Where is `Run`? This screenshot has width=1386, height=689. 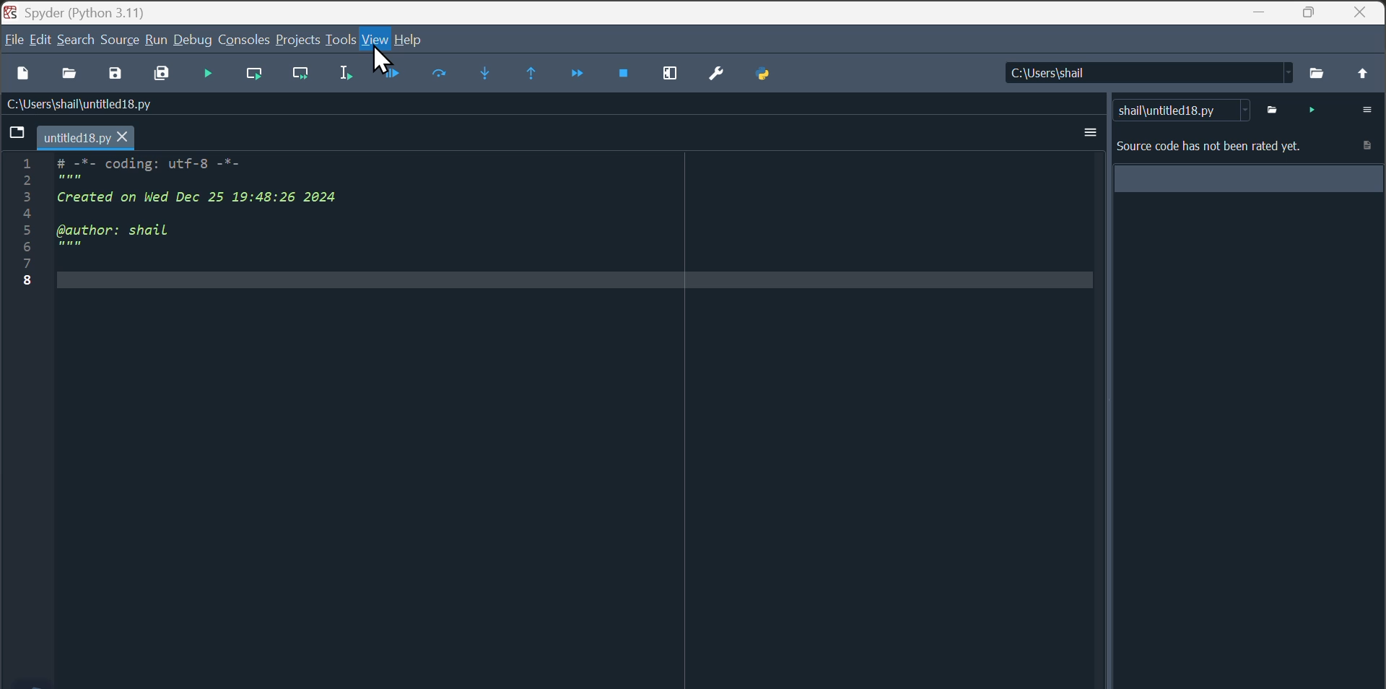 Run is located at coordinates (154, 41).